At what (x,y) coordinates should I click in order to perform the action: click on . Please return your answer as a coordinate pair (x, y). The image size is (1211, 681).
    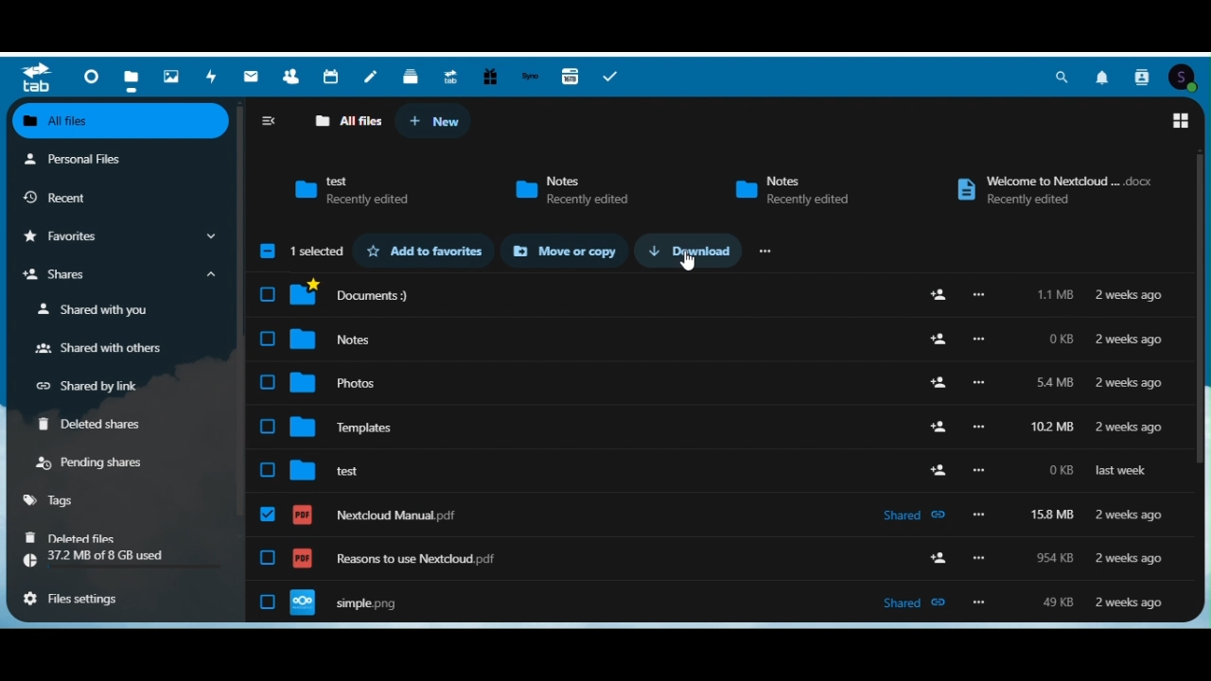
    Looking at the image, I should click on (32, 76).